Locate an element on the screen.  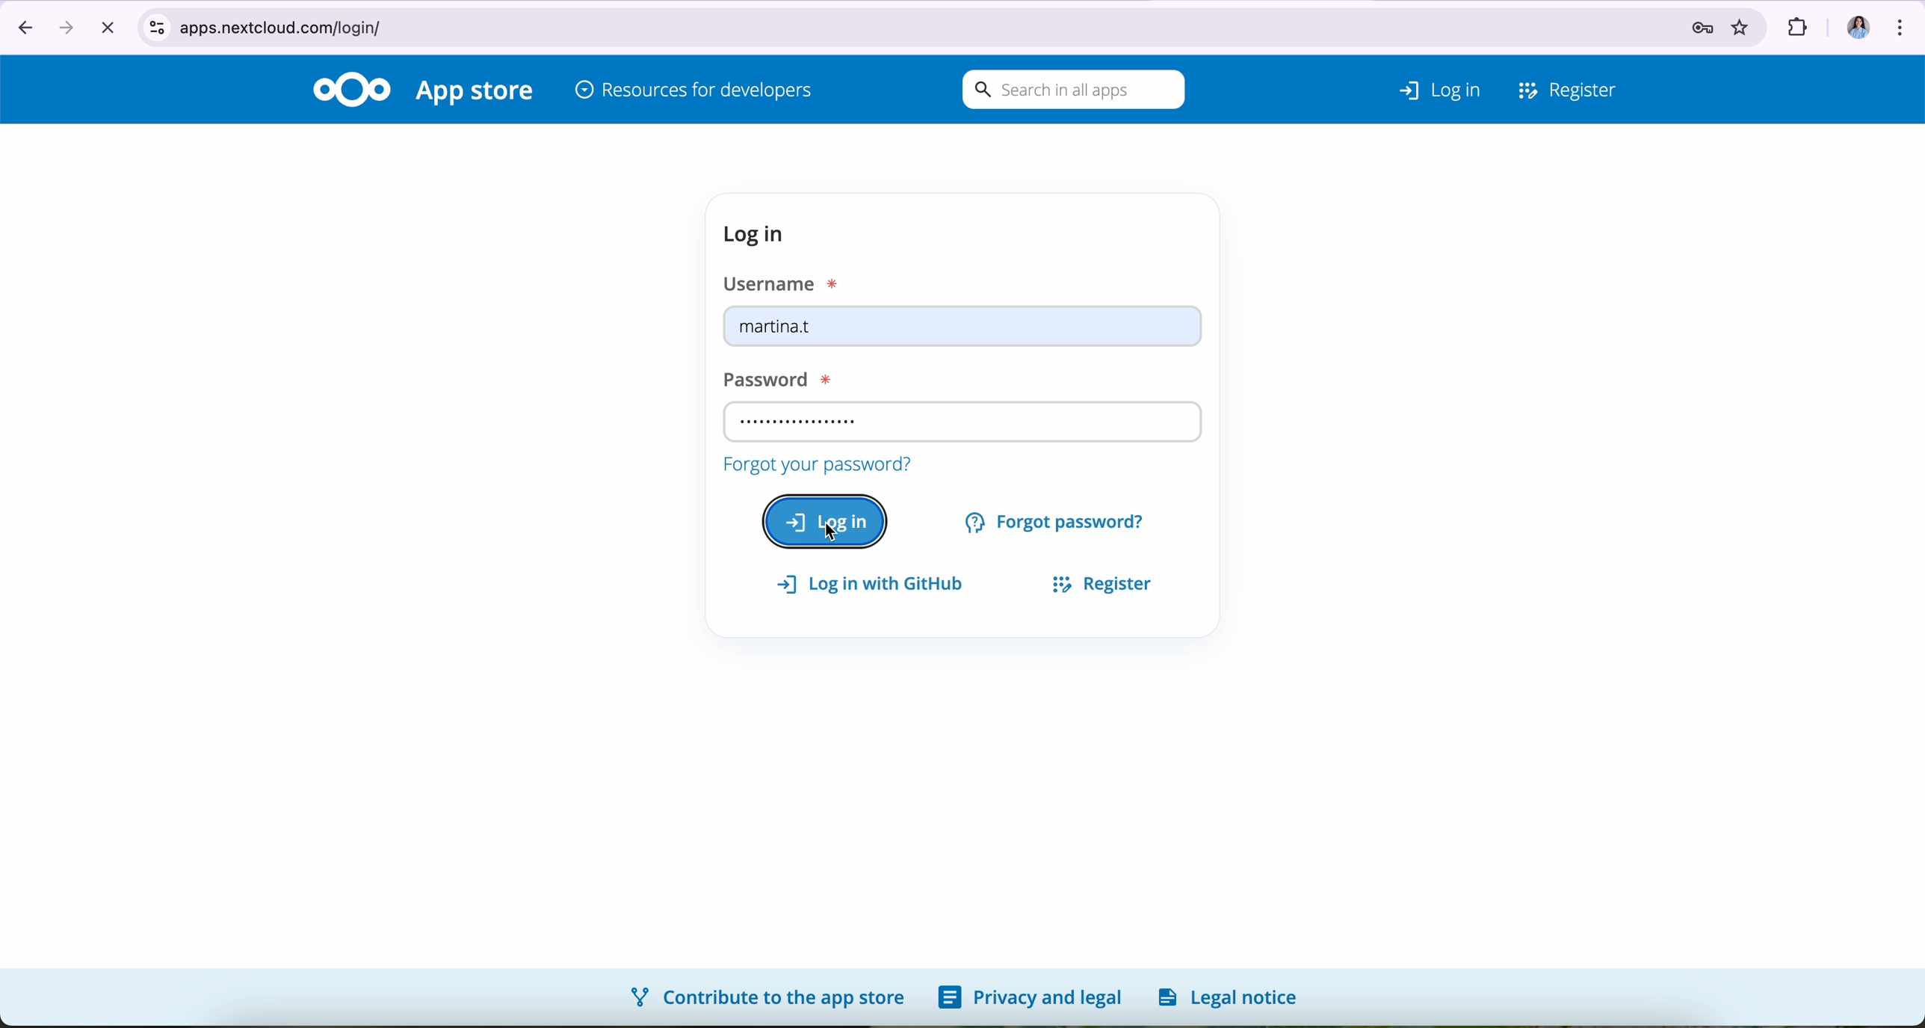
Log in is located at coordinates (1420, 86).